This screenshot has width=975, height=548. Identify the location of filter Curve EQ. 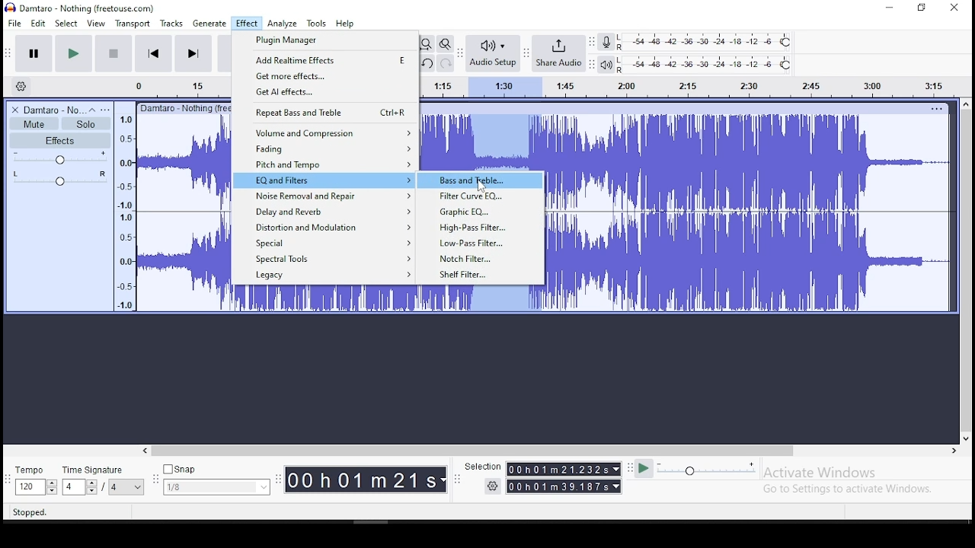
(481, 196).